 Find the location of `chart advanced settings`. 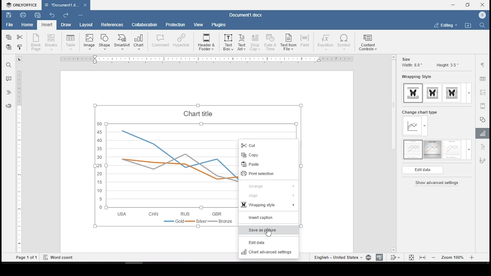

chart advanced settings is located at coordinates (269, 253).